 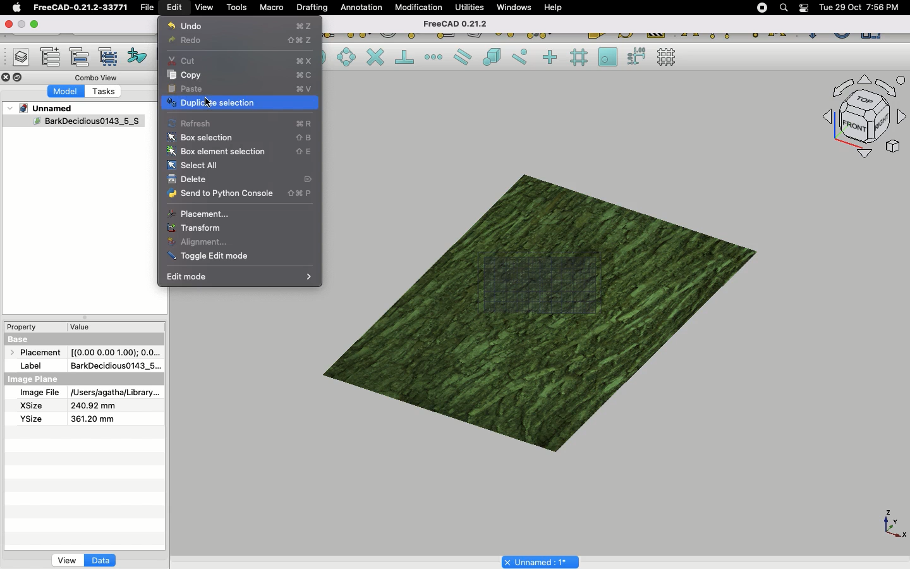 I want to click on Value, so click(x=80, y=329).